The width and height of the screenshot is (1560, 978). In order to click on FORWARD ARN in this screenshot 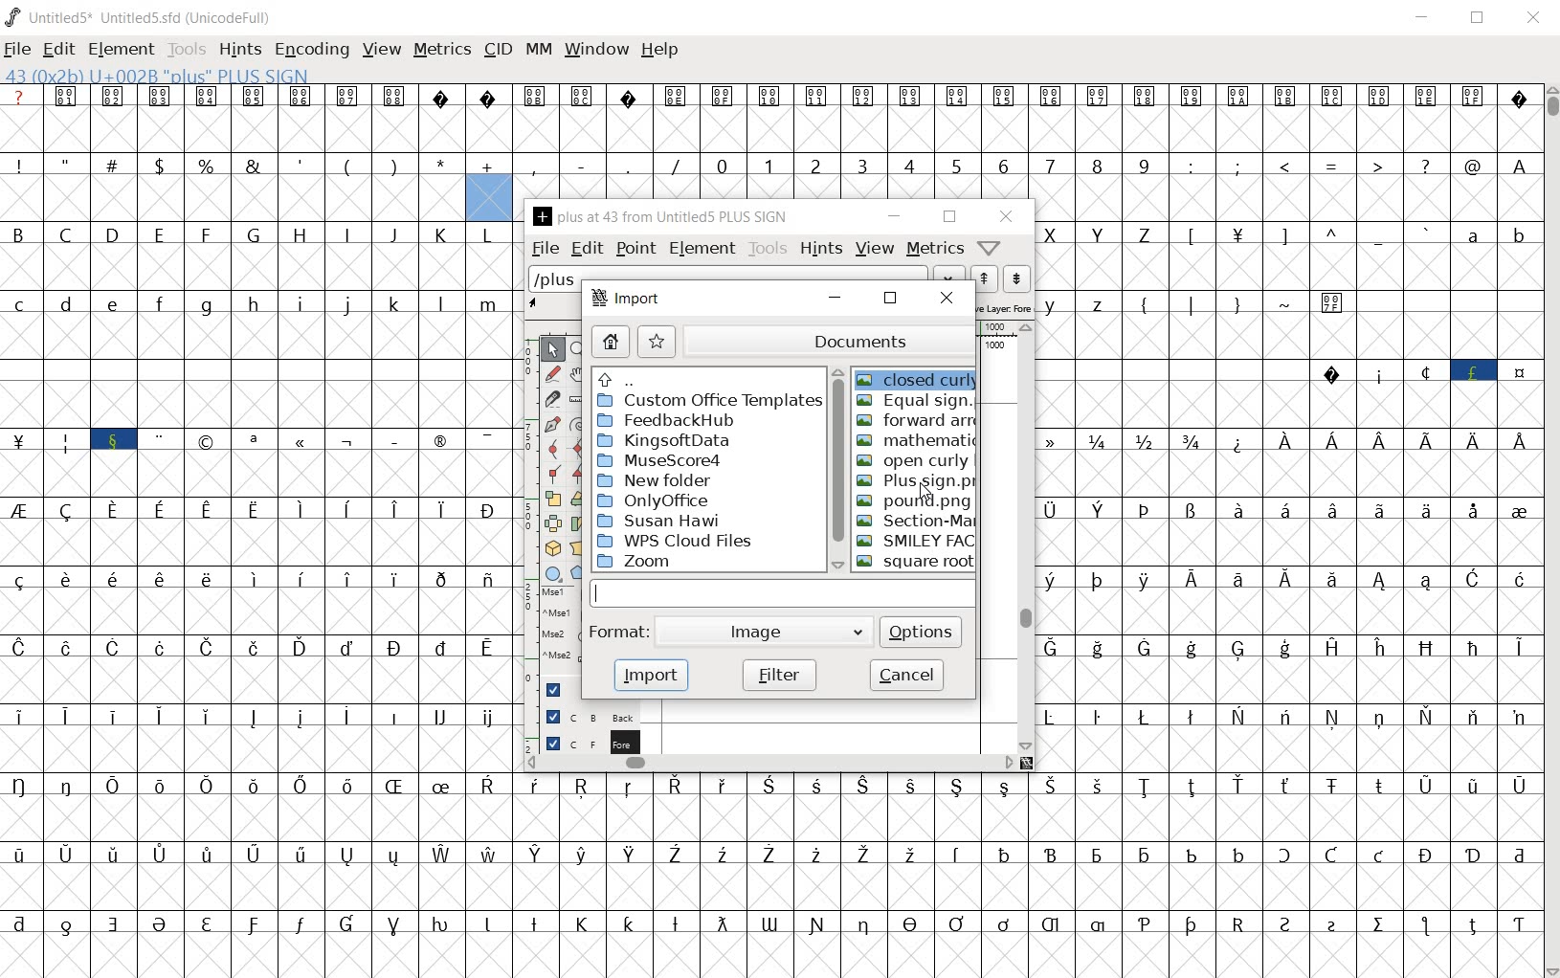, I will do `click(917, 419)`.